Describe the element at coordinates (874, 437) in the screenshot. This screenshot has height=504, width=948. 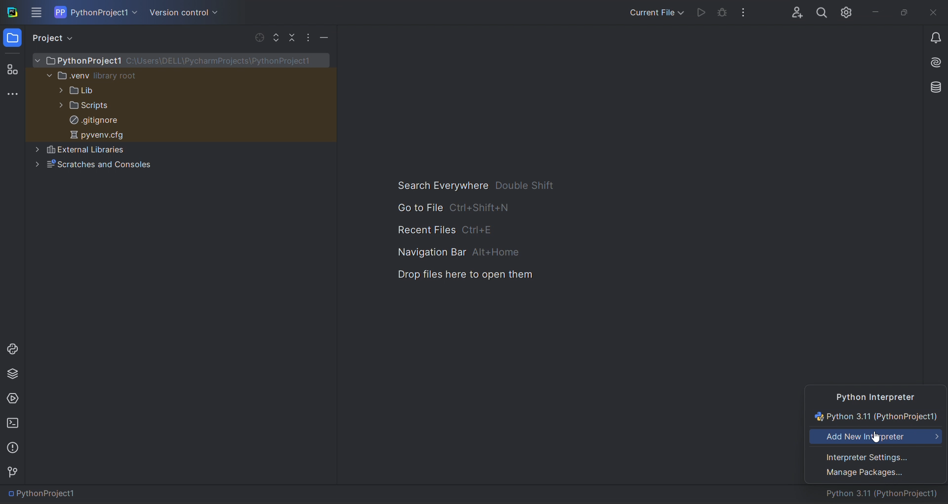
I see `cursor` at that location.